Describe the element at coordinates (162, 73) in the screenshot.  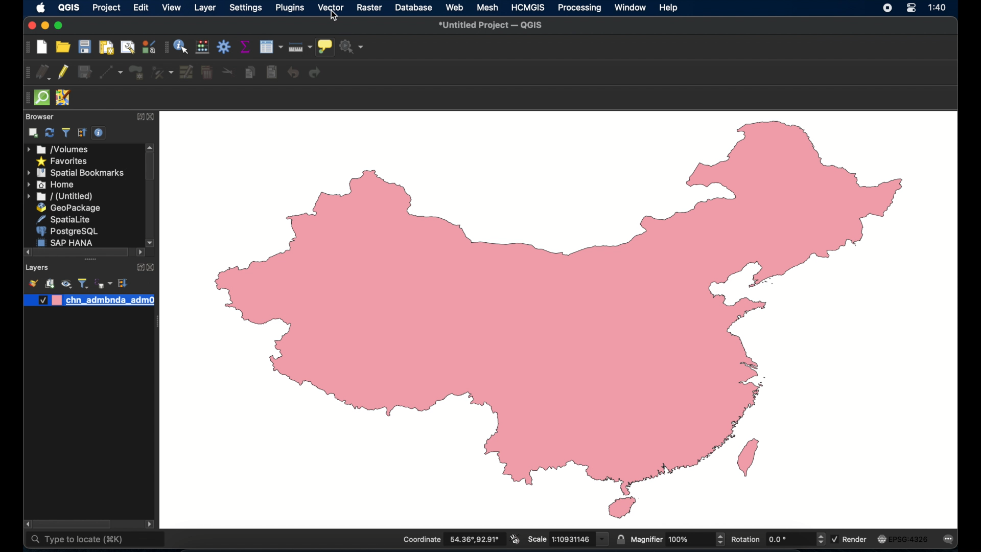
I see `vertex tool` at that location.